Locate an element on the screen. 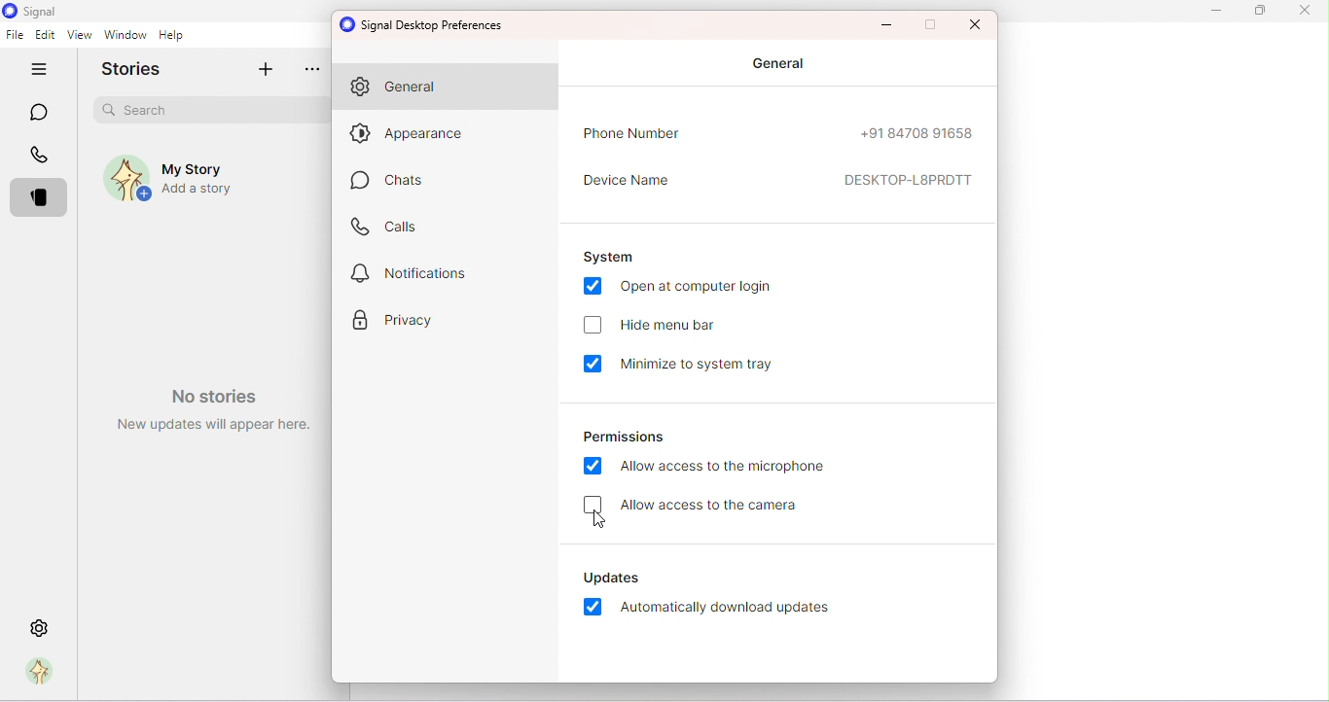 This screenshot has width=1329, height=702. Calls is located at coordinates (43, 159).